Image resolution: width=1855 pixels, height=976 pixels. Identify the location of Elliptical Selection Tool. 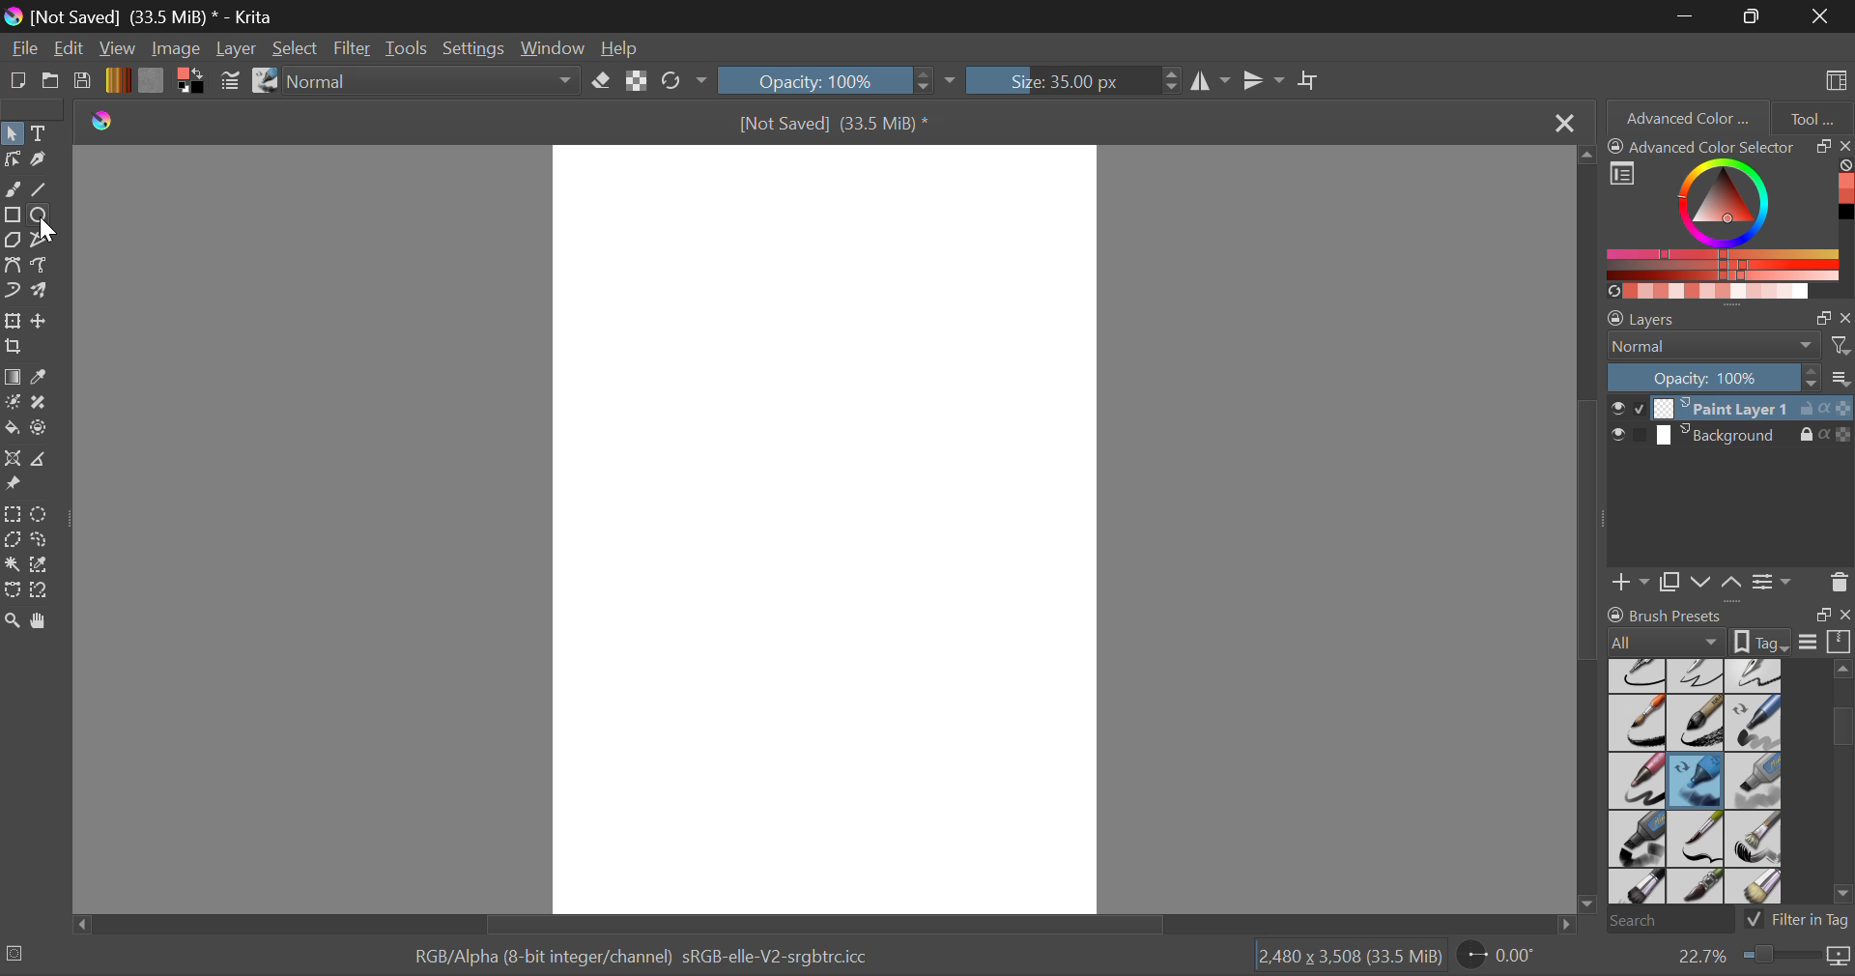
(40, 514).